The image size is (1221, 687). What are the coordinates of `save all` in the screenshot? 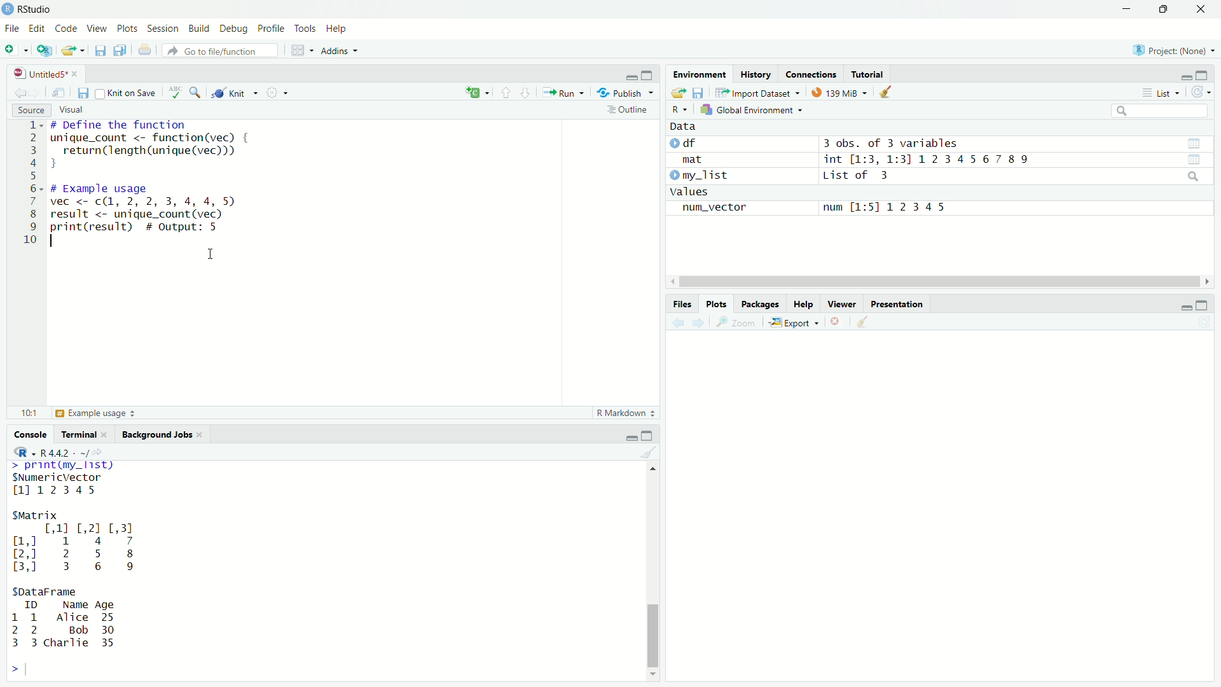 It's located at (121, 50).